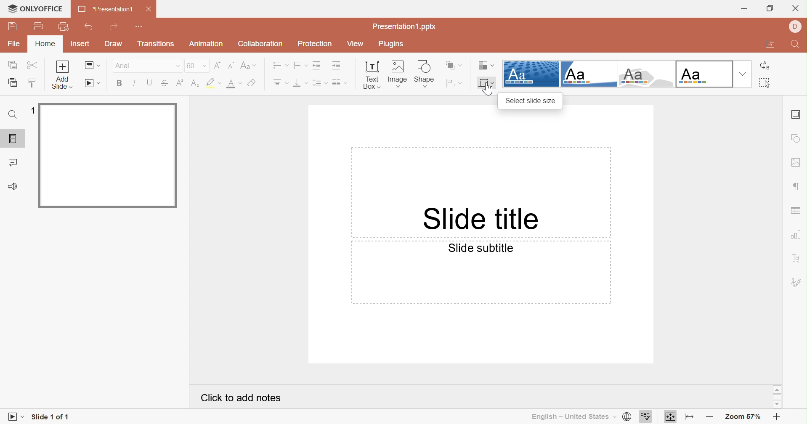 Image resolution: width=807 pixels, height=424 pixels. I want to click on Change color theme, so click(486, 66).